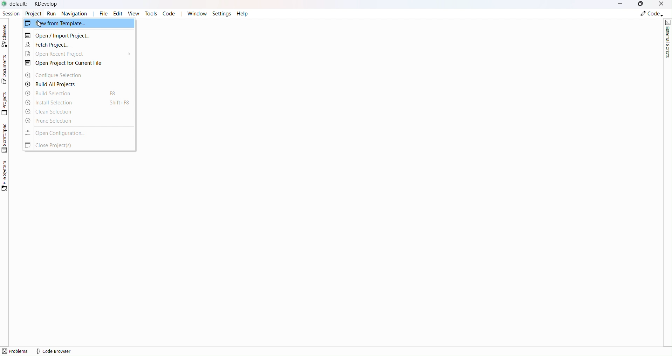  Describe the element at coordinates (71, 121) in the screenshot. I see `Pune Selection` at that location.